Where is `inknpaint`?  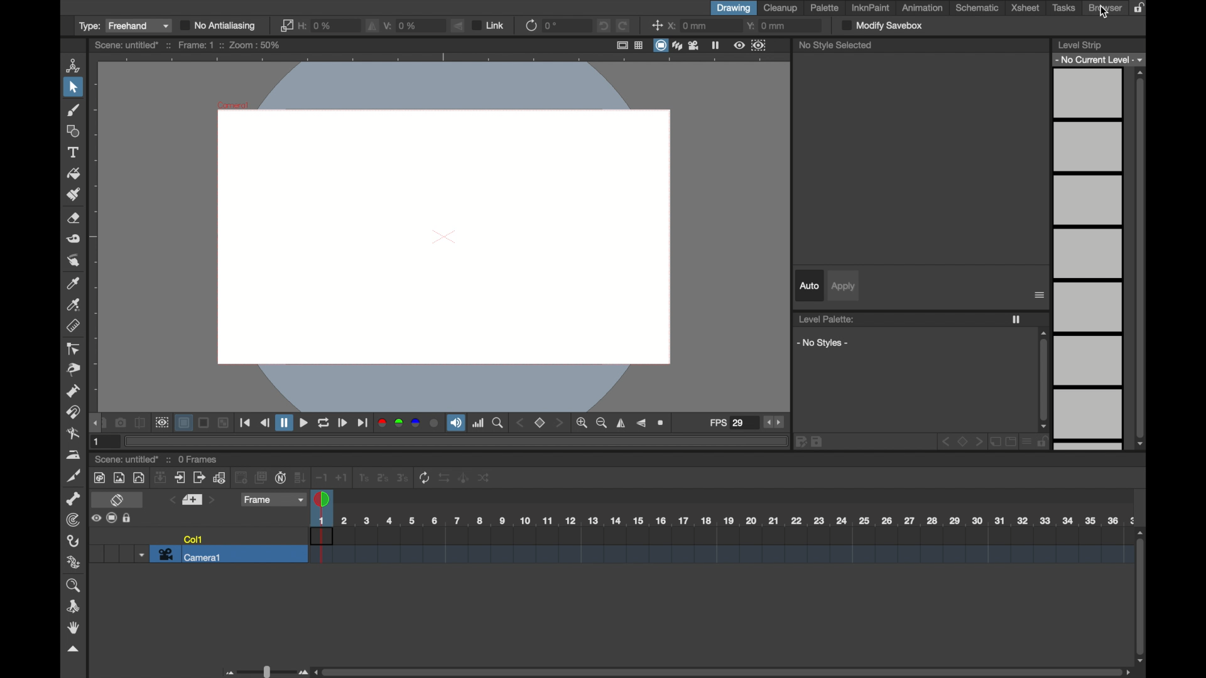
inknpaint is located at coordinates (870, 8).